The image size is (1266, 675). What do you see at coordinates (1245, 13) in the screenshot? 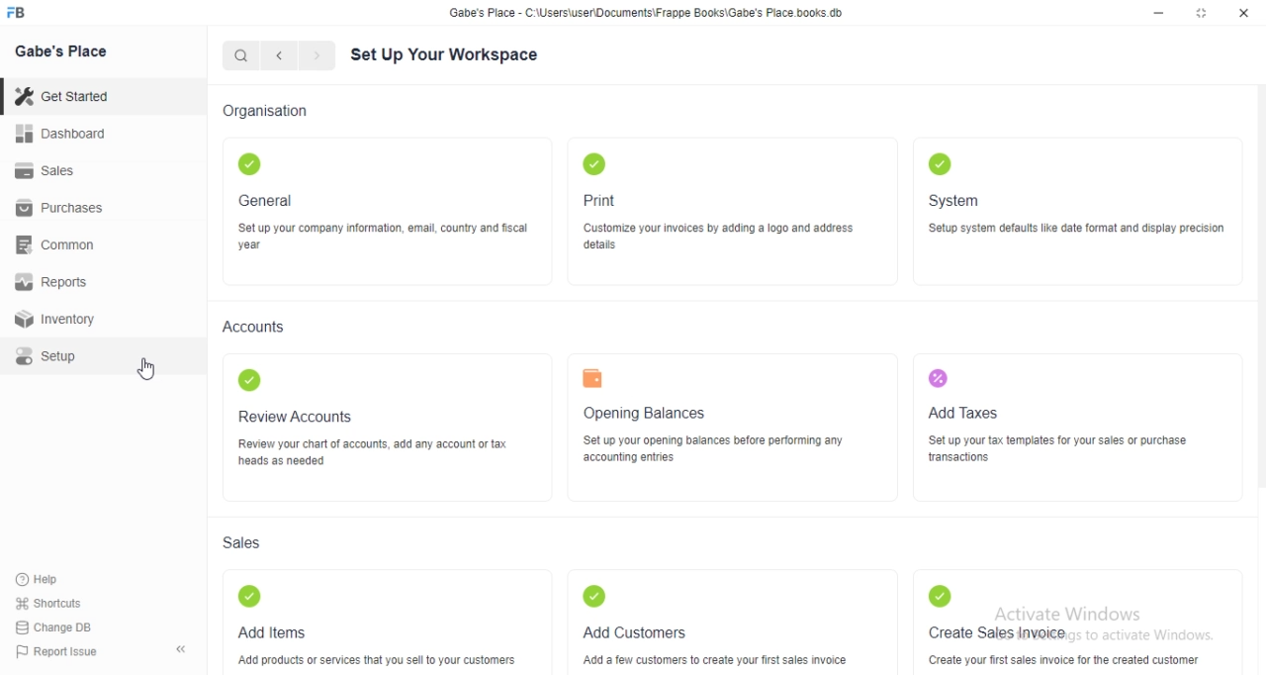
I see `close` at bounding box center [1245, 13].